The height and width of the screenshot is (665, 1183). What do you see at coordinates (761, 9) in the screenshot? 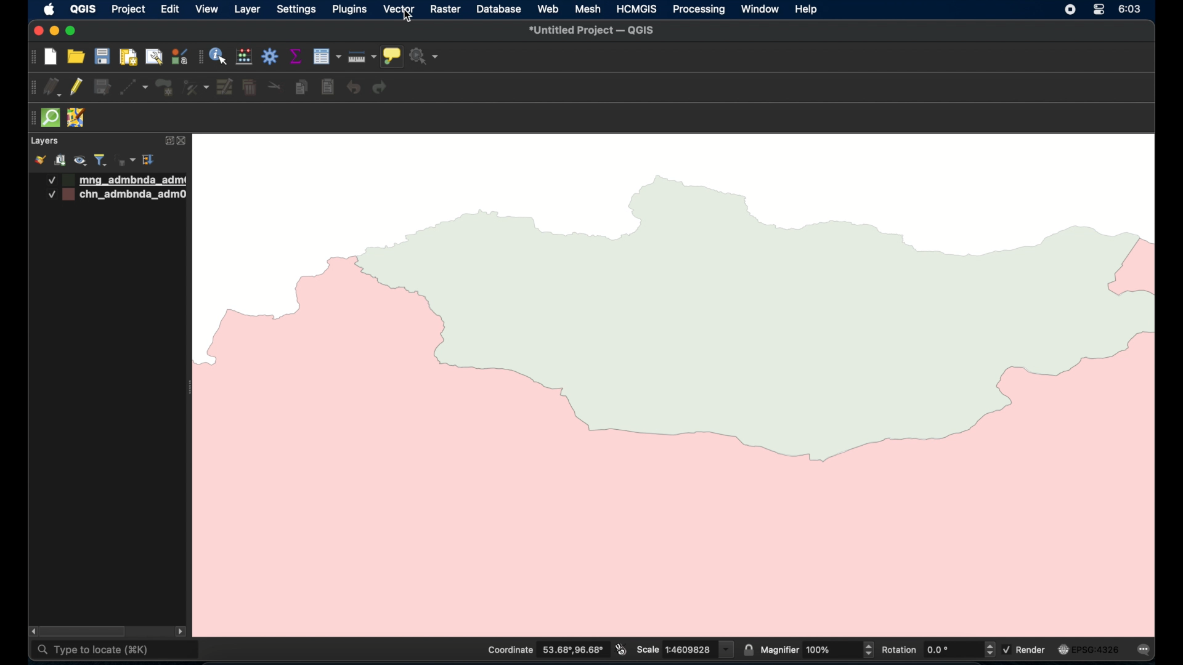
I see `window` at bounding box center [761, 9].